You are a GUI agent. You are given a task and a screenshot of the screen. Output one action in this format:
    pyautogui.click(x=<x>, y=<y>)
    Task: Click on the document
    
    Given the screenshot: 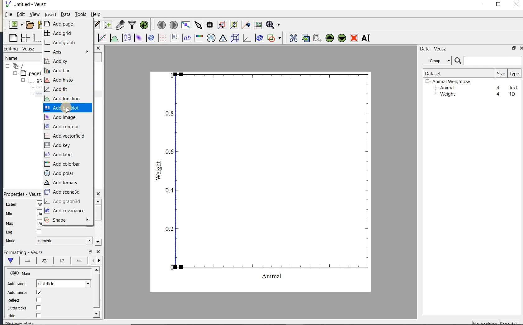 What is the action you would take?
    pyautogui.click(x=16, y=66)
    